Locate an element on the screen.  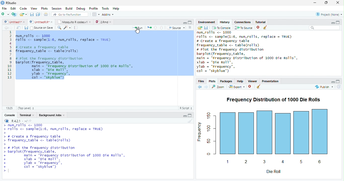
0 is located at coordinates (208, 154).